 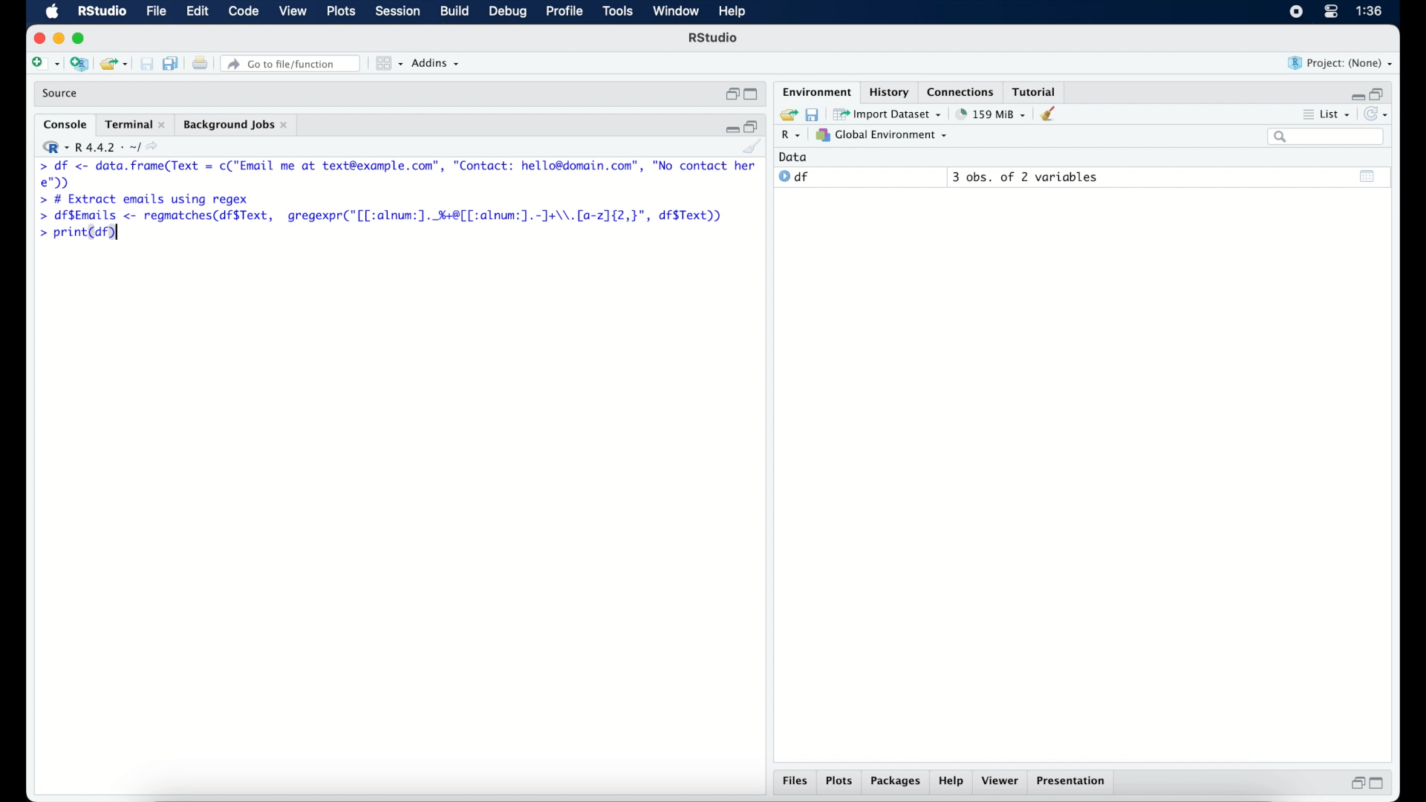 What do you see at coordinates (1331, 114) in the screenshot?
I see `list` at bounding box center [1331, 114].